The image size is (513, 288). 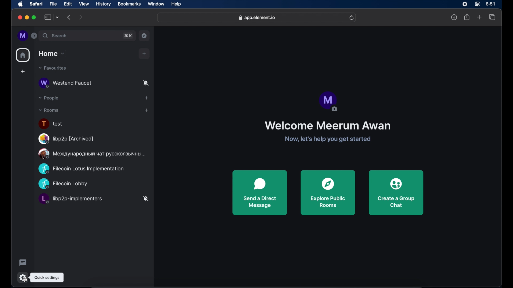 What do you see at coordinates (130, 4) in the screenshot?
I see `bookmarks` at bounding box center [130, 4].